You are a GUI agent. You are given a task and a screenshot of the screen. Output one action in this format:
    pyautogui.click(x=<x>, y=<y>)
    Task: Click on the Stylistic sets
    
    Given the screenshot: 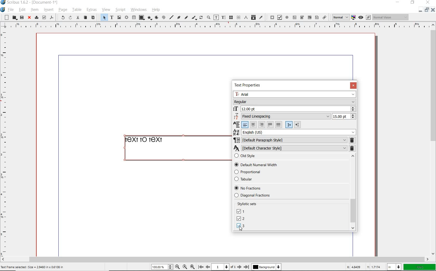 What is the action you would take?
    pyautogui.click(x=251, y=203)
    